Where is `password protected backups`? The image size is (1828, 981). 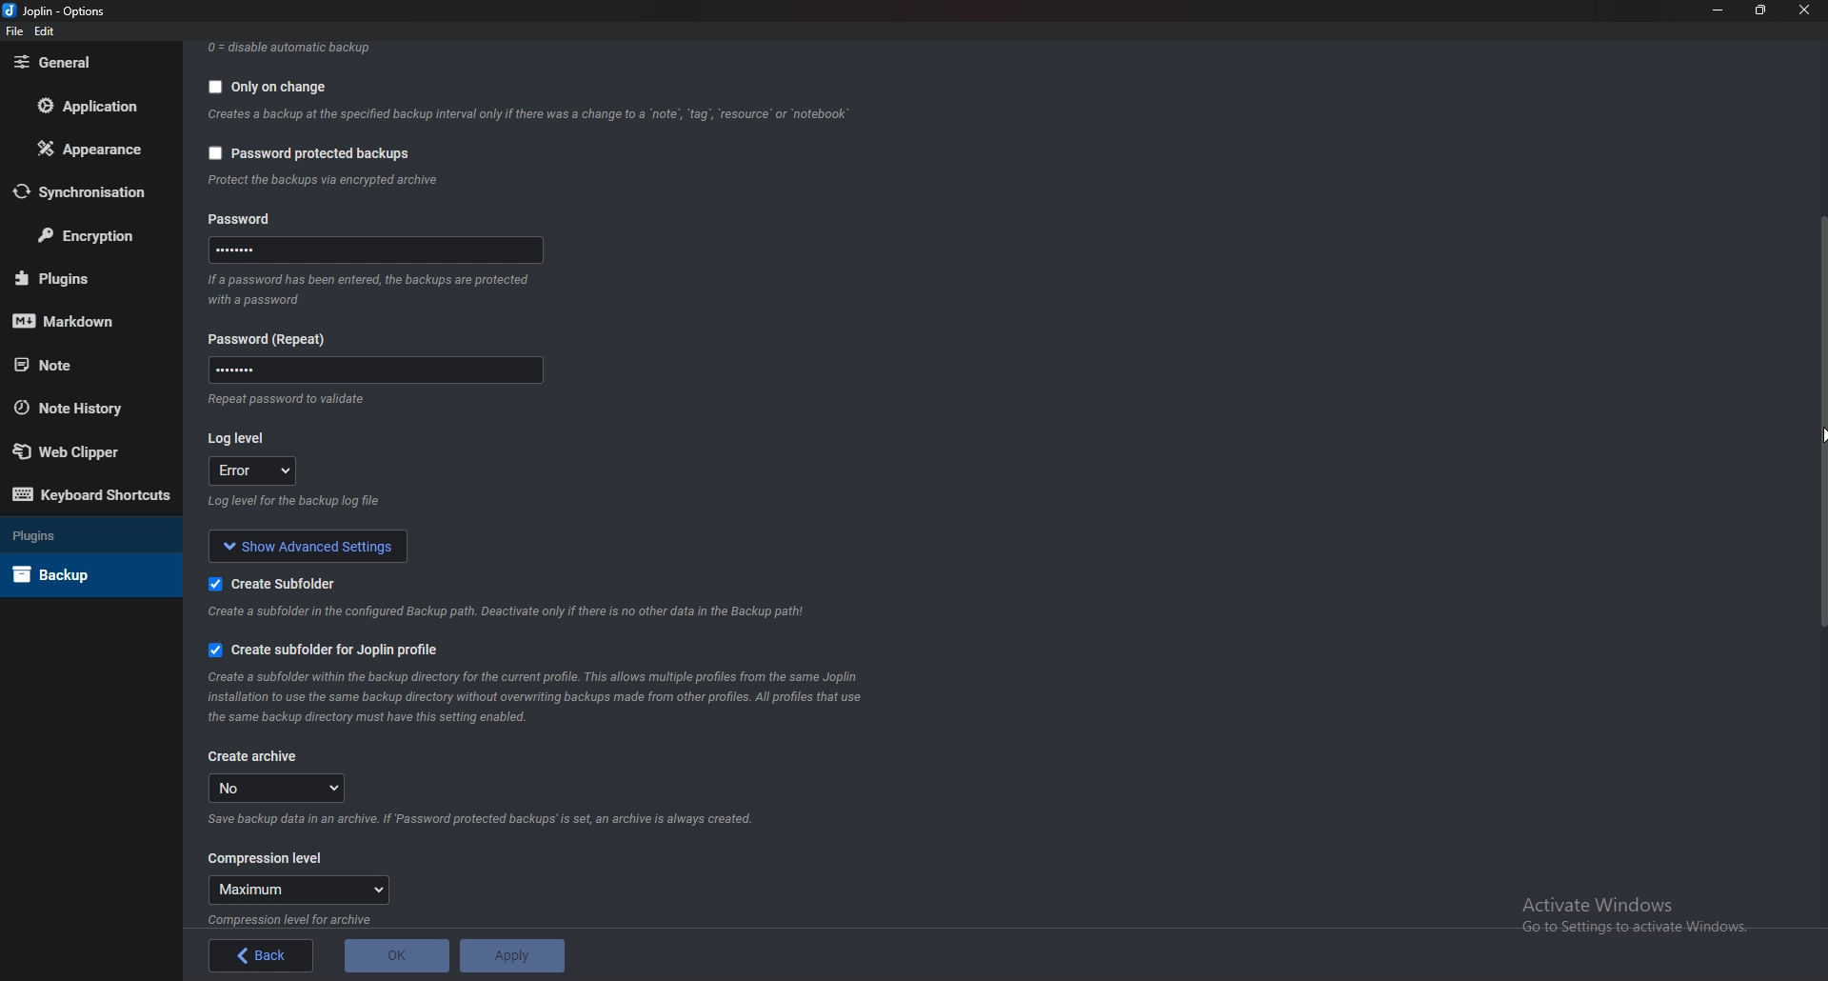
password protected backups is located at coordinates (310, 157).